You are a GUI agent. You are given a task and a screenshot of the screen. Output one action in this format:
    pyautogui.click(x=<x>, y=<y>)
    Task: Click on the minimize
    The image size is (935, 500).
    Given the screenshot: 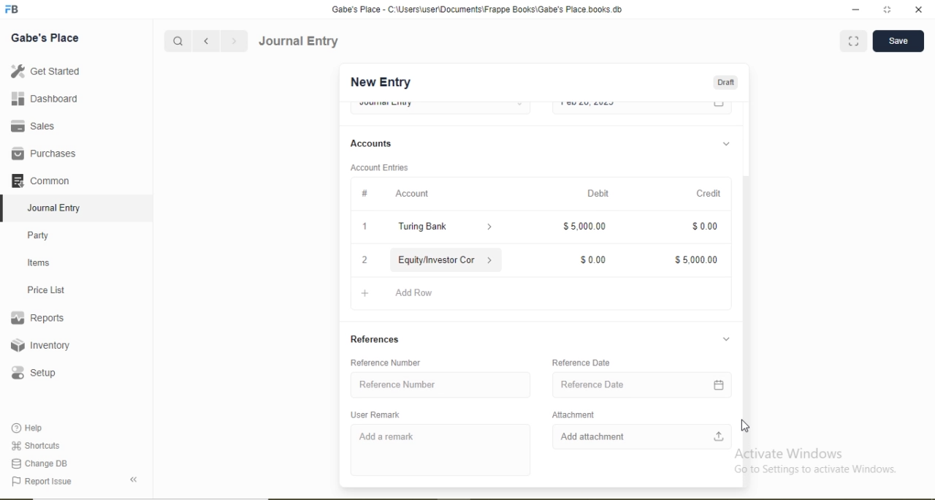 What is the action you would take?
    pyautogui.click(x=854, y=10)
    